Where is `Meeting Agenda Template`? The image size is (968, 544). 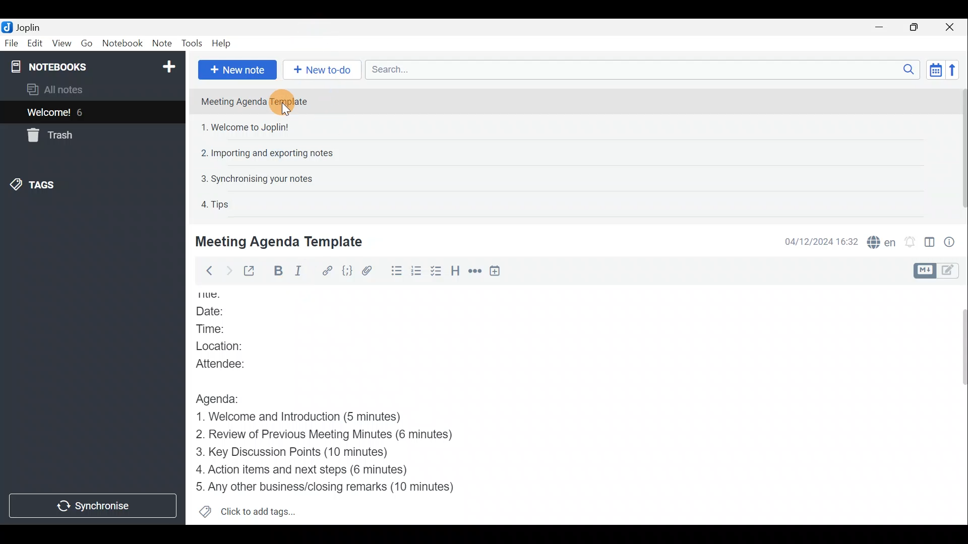 Meeting Agenda Template is located at coordinates (281, 241).